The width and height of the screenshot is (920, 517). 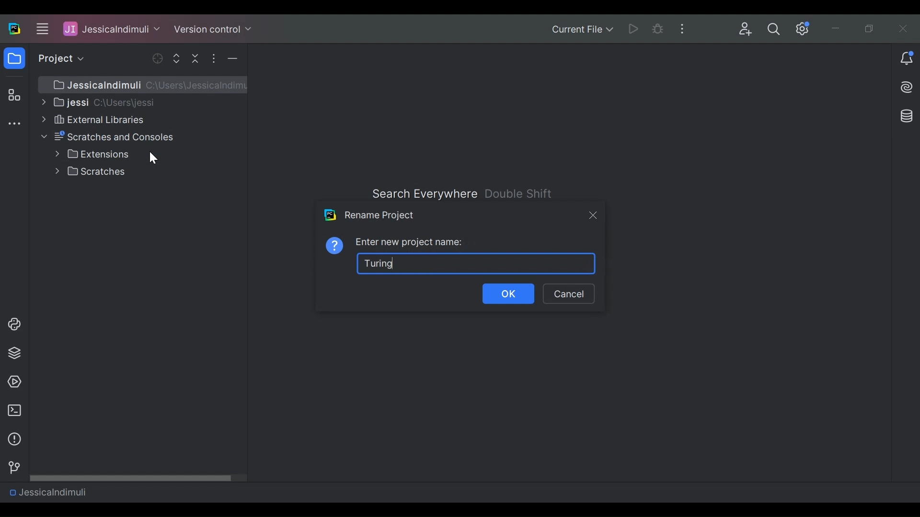 What do you see at coordinates (138, 477) in the screenshot?
I see `Horizontal Scroll bar` at bounding box center [138, 477].